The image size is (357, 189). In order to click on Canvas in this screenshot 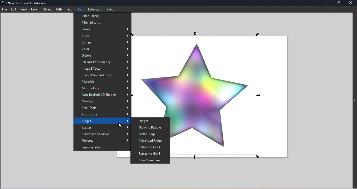, I will do `click(232, 97)`.